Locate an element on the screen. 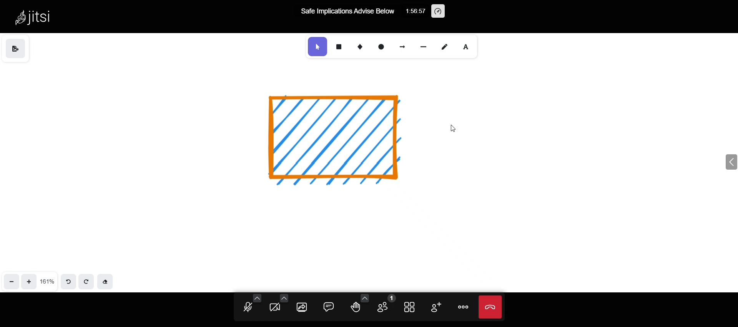 The height and width of the screenshot is (327, 738). 161% is located at coordinates (47, 280).